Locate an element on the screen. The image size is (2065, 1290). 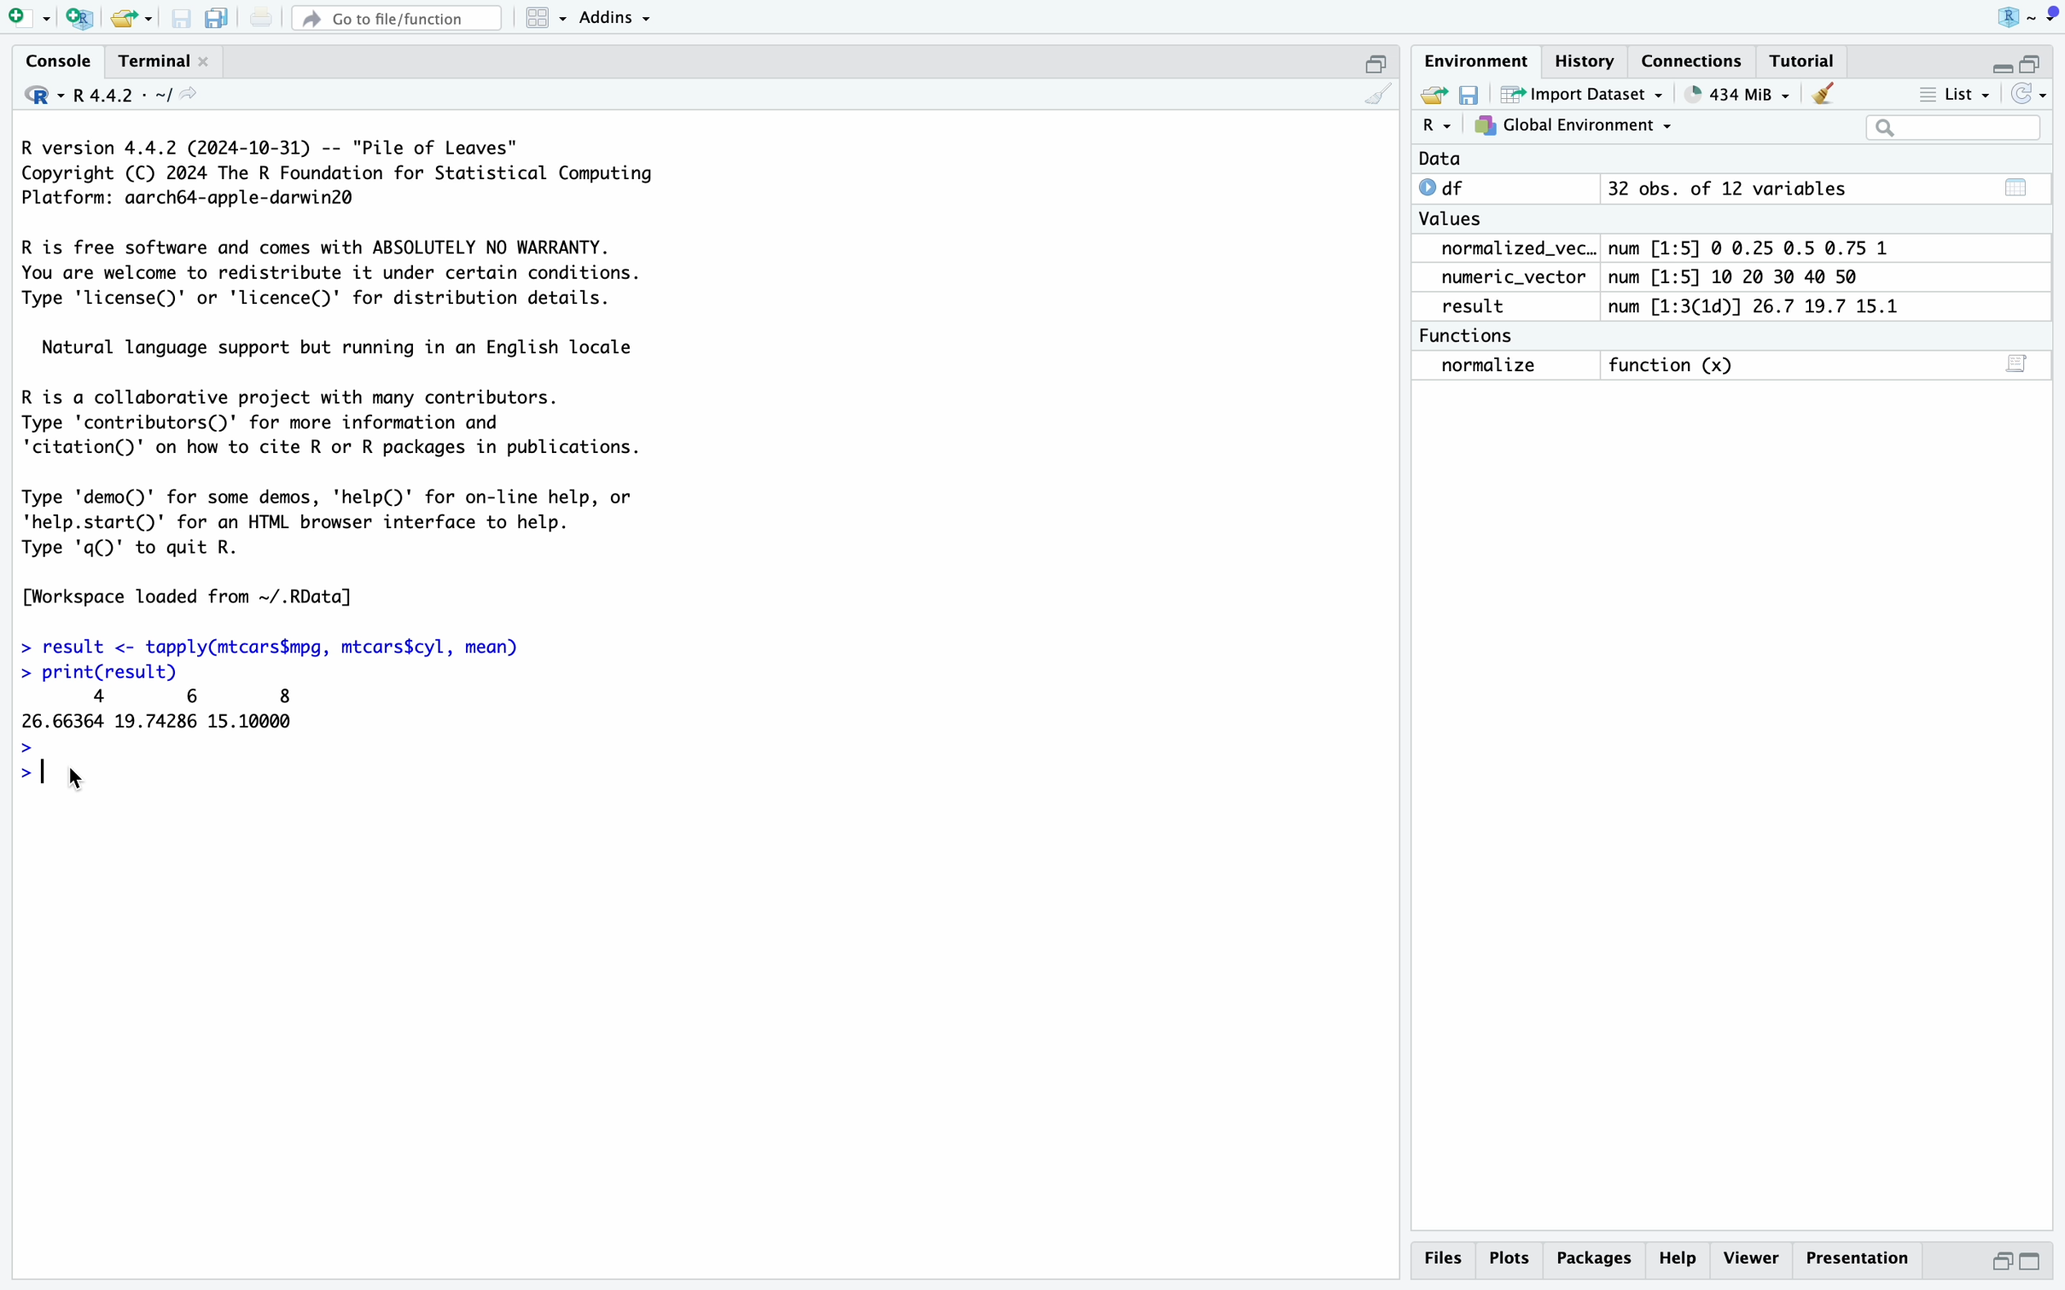
Workspace panes is located at coordinates (545, 18).